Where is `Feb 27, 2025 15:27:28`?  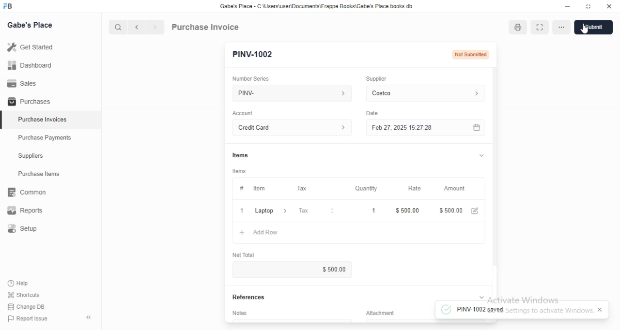 Feb 27, 2025 15:27:28 is located at coordinates (426, 127).